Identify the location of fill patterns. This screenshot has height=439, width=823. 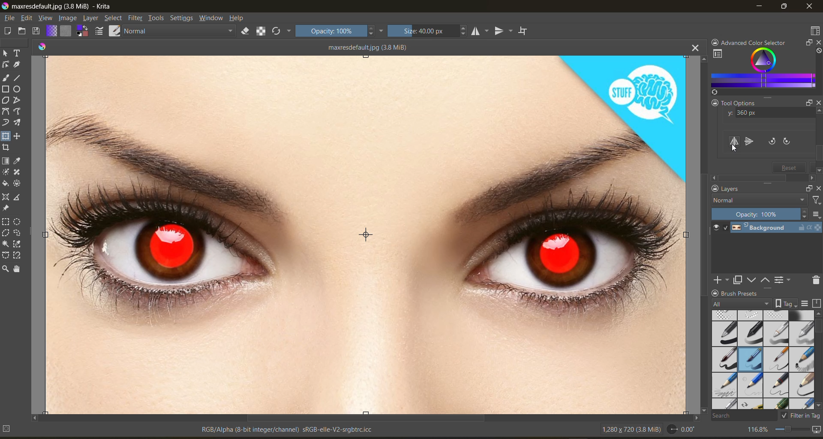
(67, 31).